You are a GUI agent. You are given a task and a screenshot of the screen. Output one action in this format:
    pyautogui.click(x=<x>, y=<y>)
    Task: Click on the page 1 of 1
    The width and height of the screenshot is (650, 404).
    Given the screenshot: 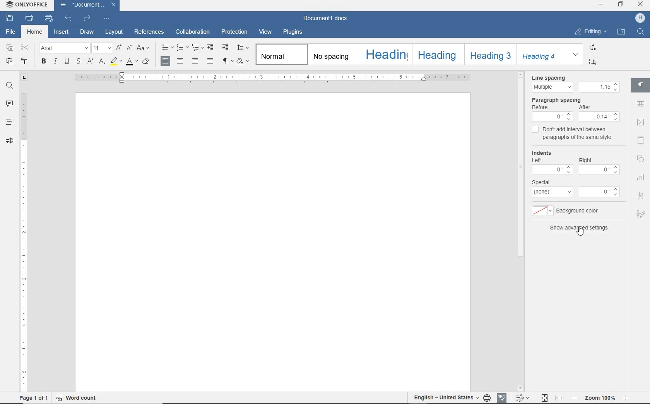 What is the action you would take?
    pyautogui.click(x=33, y=399)
    